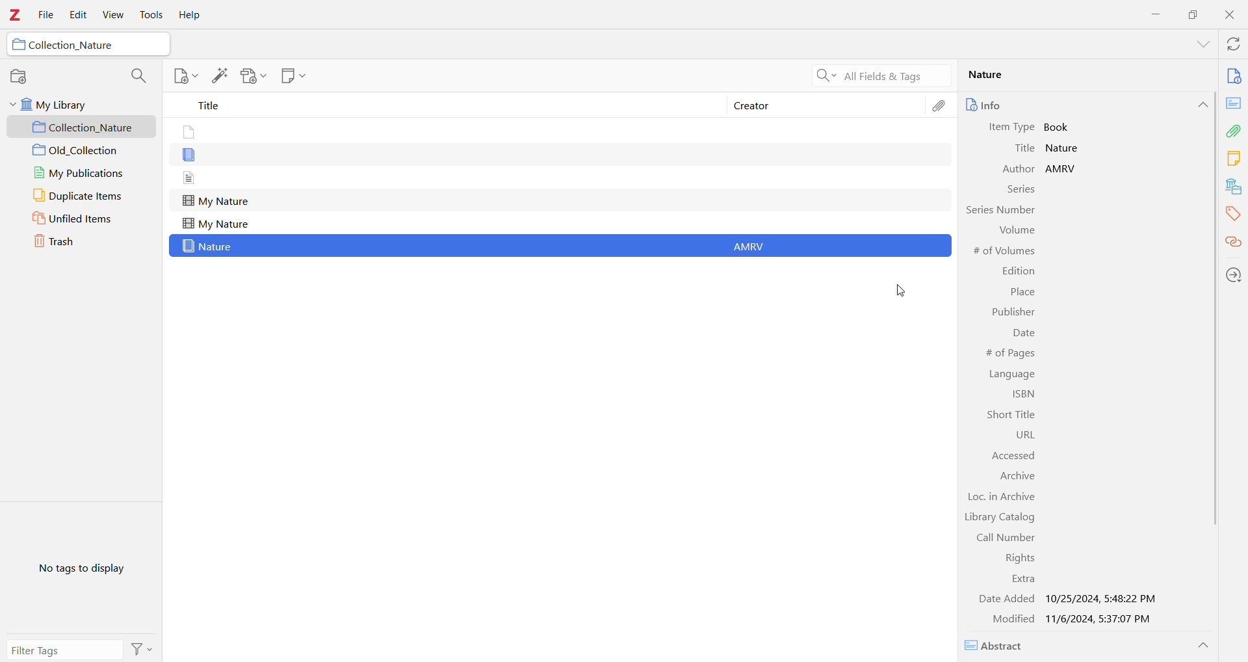  Describe the element at coordinates (1016, 558) in the screenshot. I see `Rights` at that location.